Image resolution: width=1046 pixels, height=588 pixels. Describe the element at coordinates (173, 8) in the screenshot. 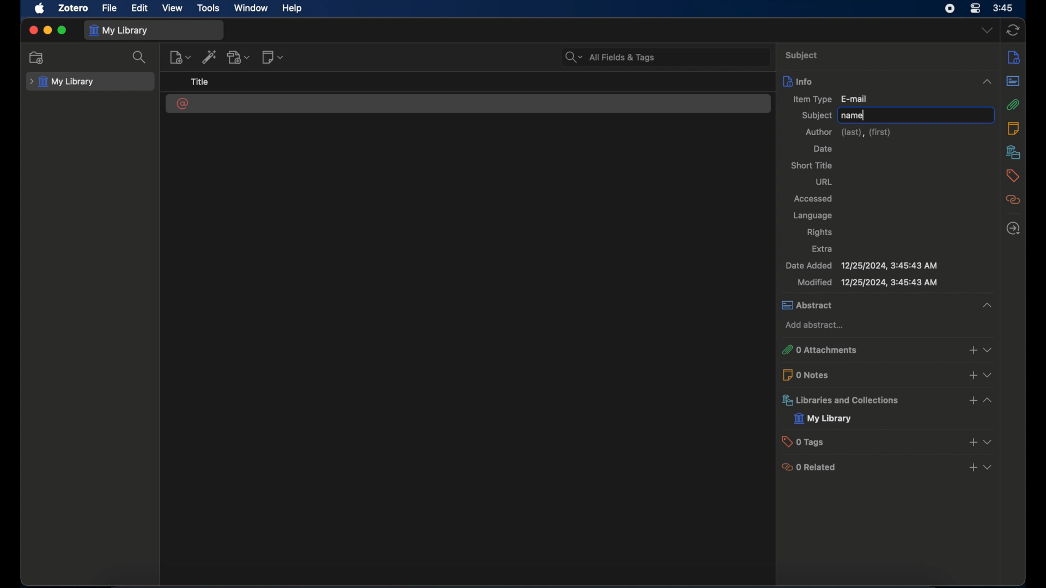

I see `view` at that location.